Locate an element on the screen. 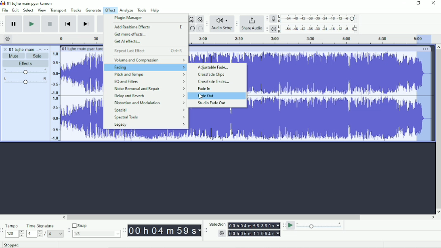 Image resolution: width=441 pixels, height=248 pixels. Audacity selection toolbar is located at coordinates (206, 230).